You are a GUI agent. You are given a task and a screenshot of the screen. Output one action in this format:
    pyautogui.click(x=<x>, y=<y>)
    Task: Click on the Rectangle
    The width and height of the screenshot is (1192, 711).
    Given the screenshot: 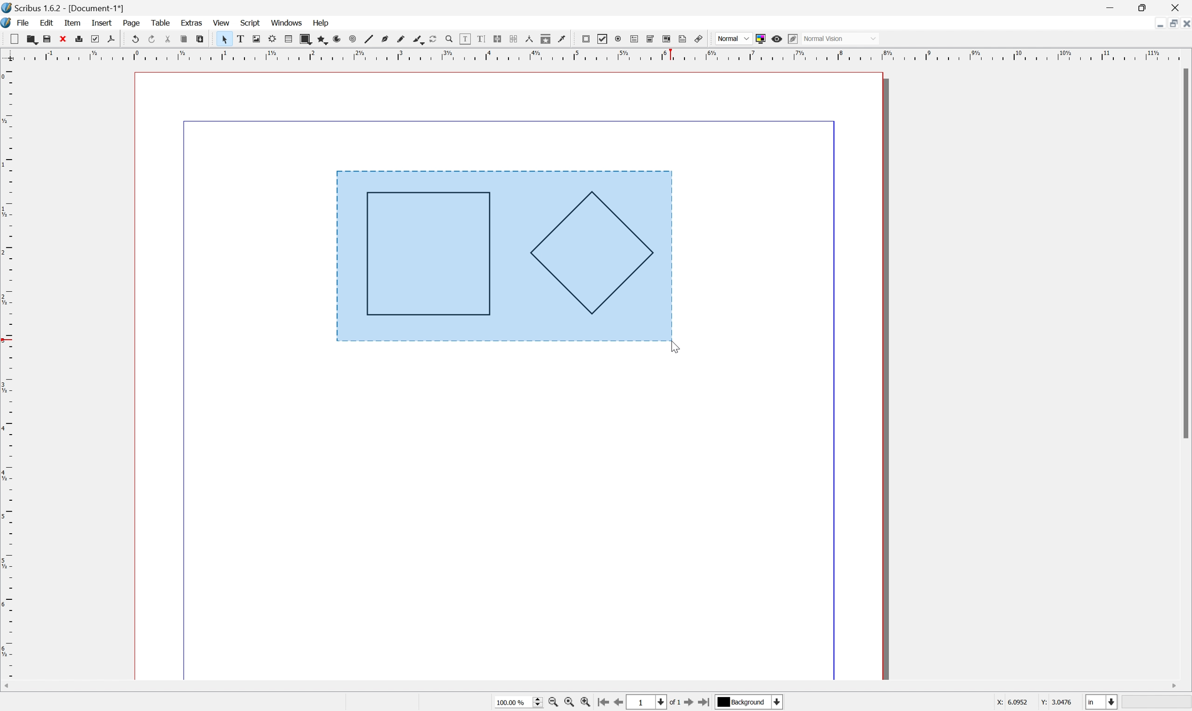 What is the action you would take?
    pyautogui.click(x=428, y=254)
    